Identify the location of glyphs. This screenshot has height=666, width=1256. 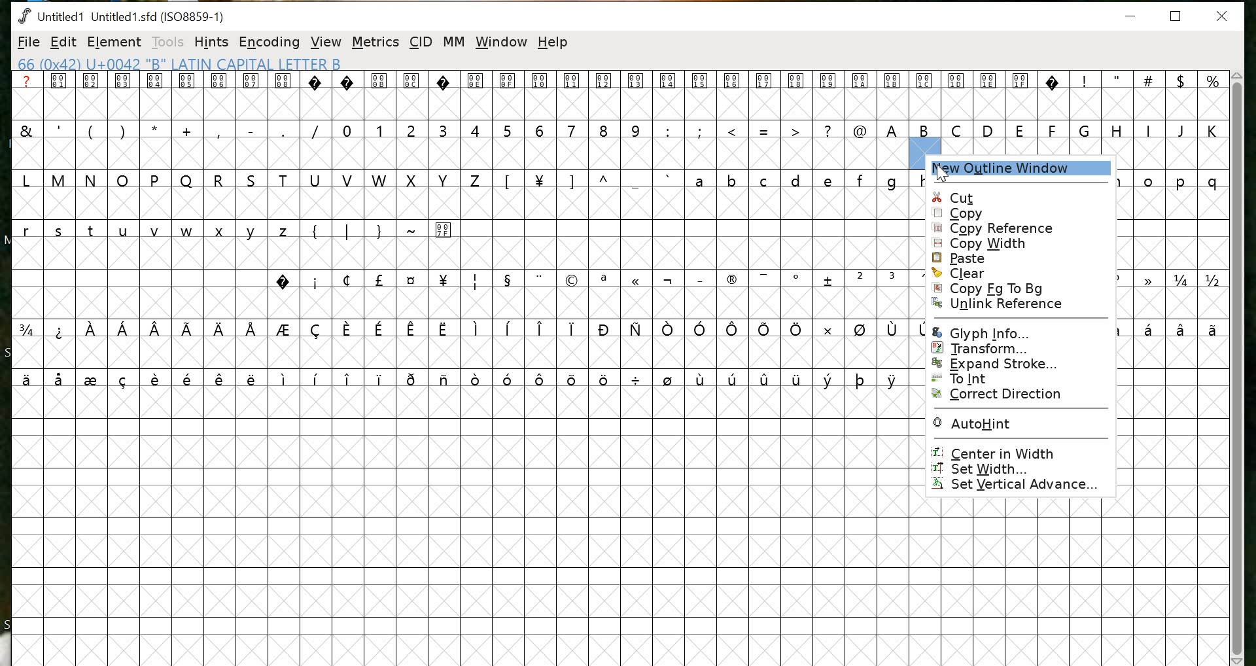
(1173, 254).